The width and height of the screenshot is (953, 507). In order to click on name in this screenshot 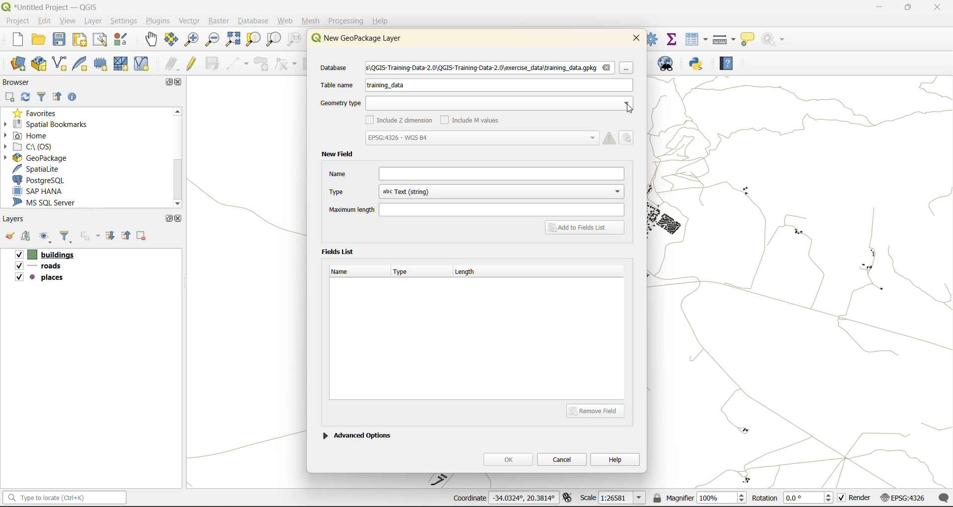, I will do `click(344, 271)`.